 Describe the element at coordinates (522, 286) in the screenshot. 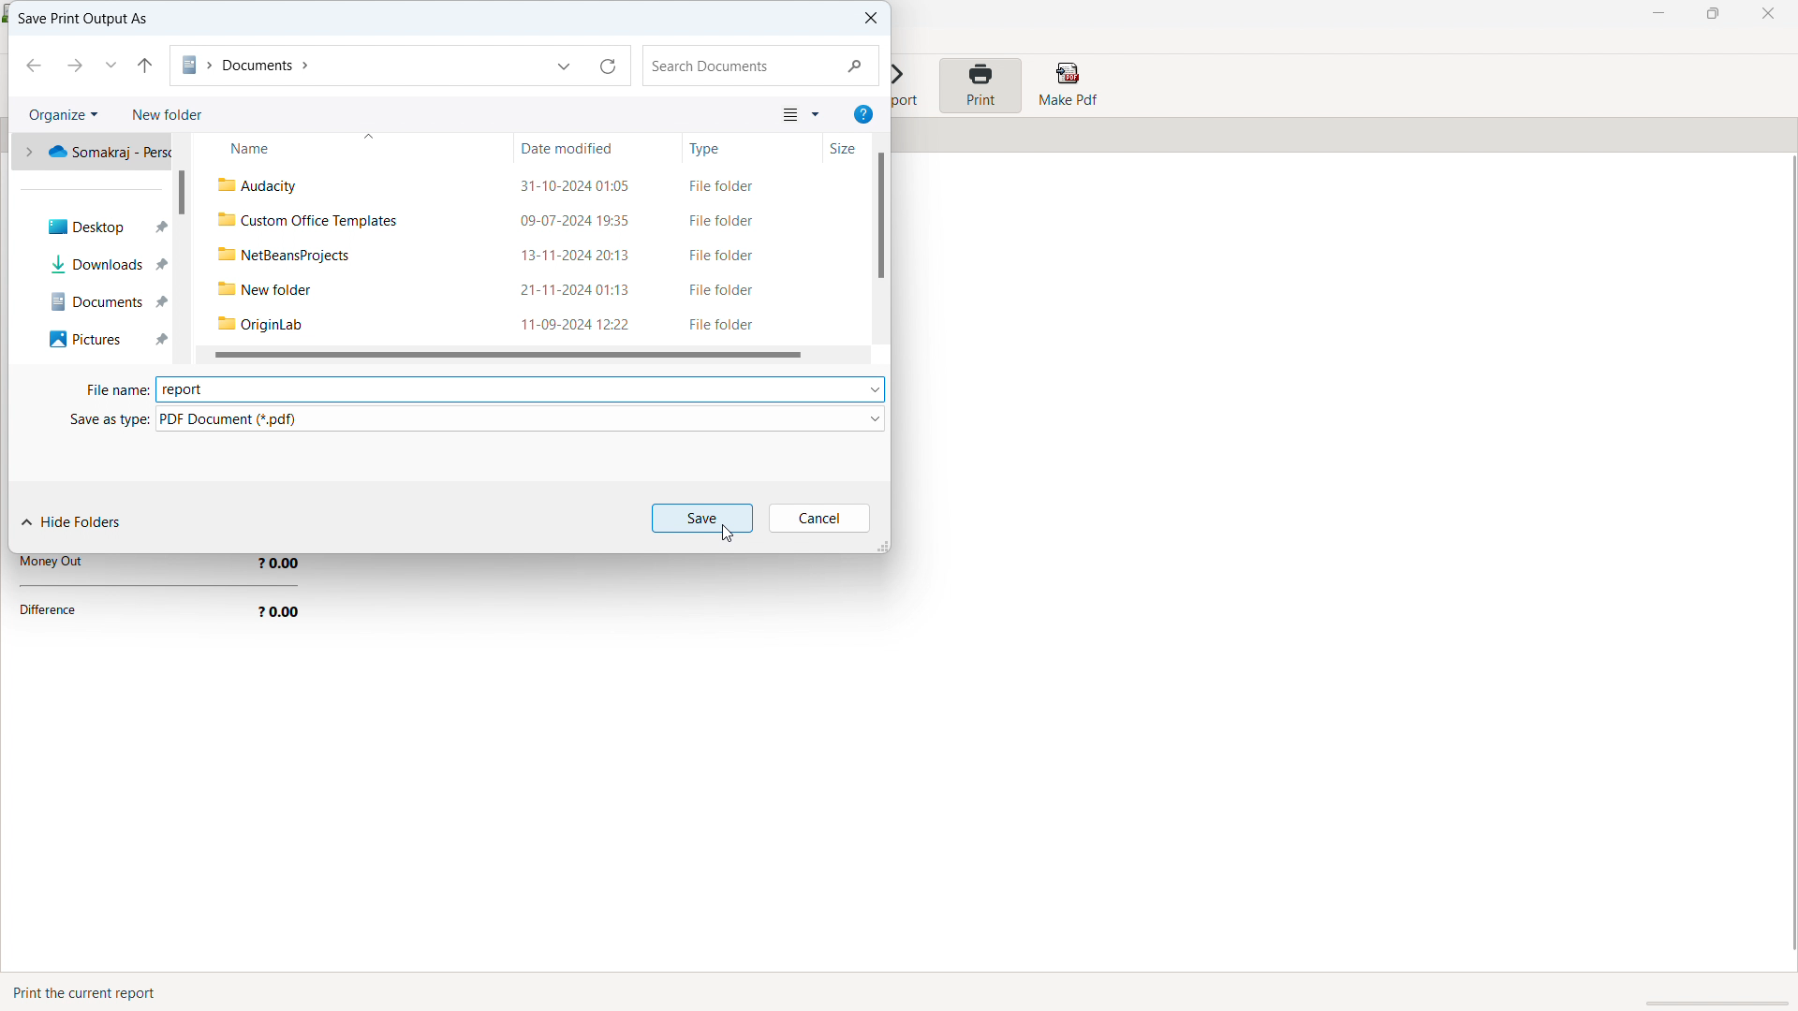

I see `3 New folder 21-11-2024 01:13 File folder` at that location.